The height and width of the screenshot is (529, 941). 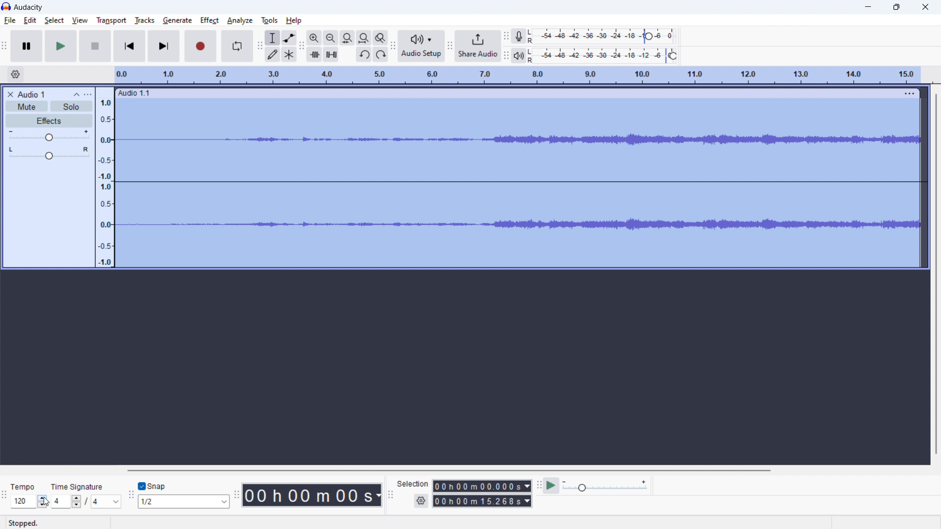 I want to click on fit project to width, so click(x=364, y=38).